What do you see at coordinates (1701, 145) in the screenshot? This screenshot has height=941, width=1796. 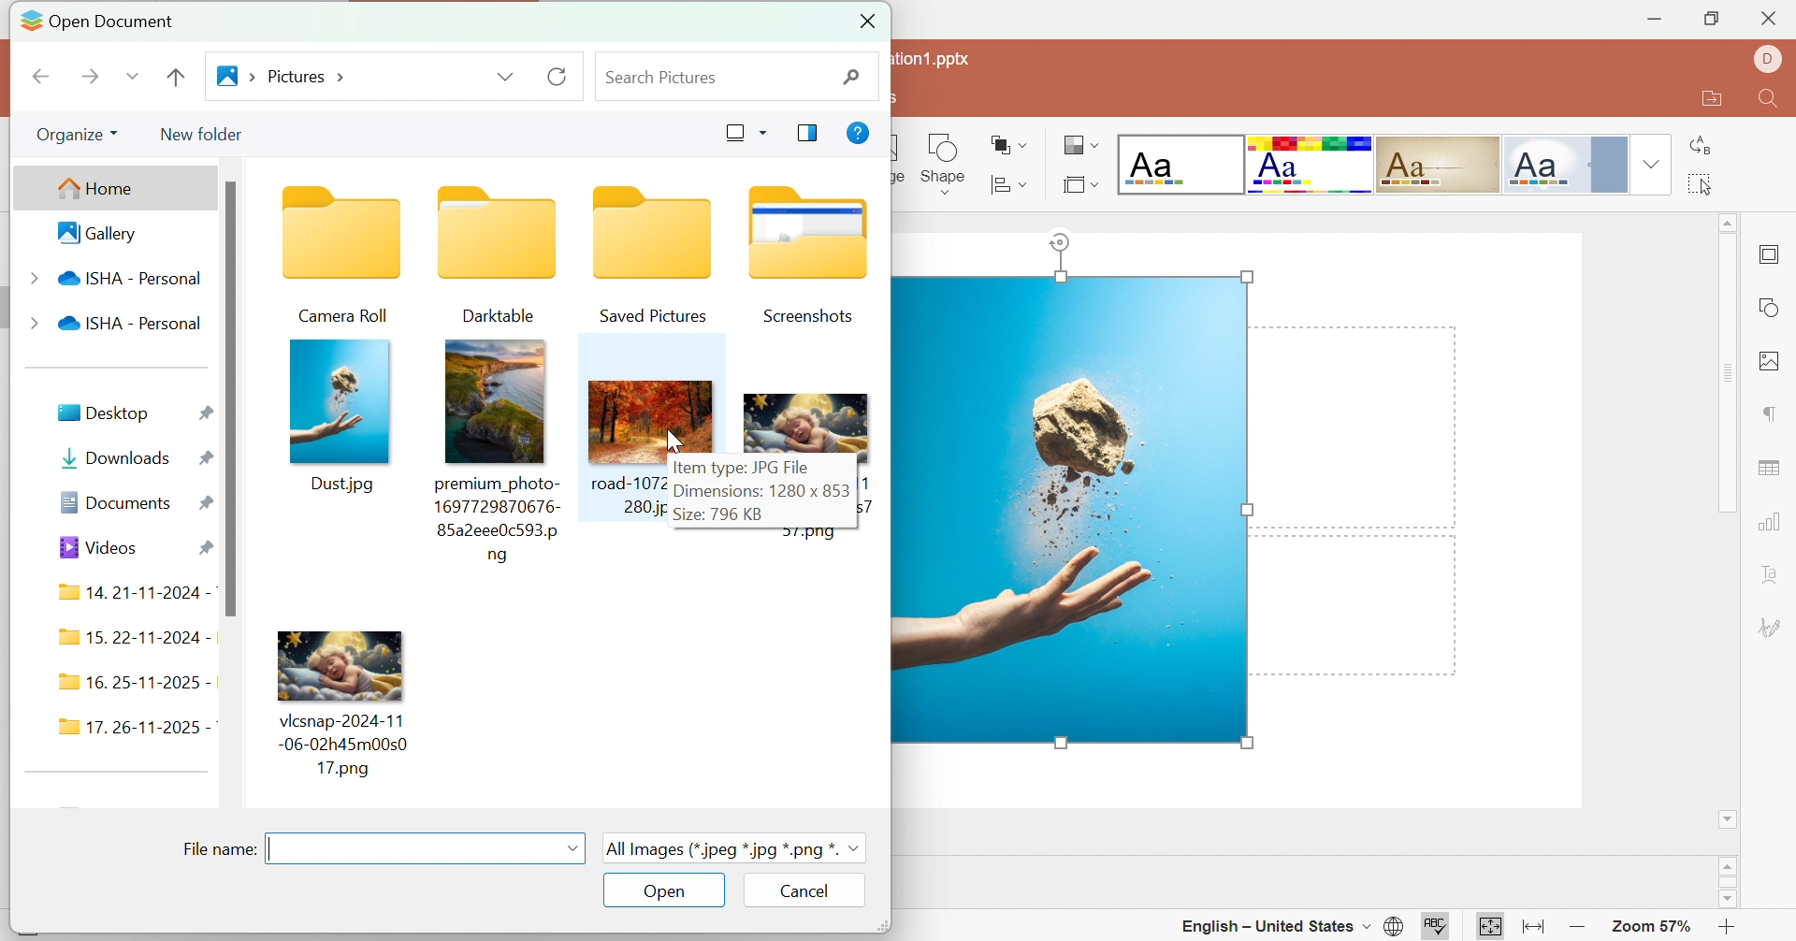 I see `Replace` at bounding box center [1701, 145].